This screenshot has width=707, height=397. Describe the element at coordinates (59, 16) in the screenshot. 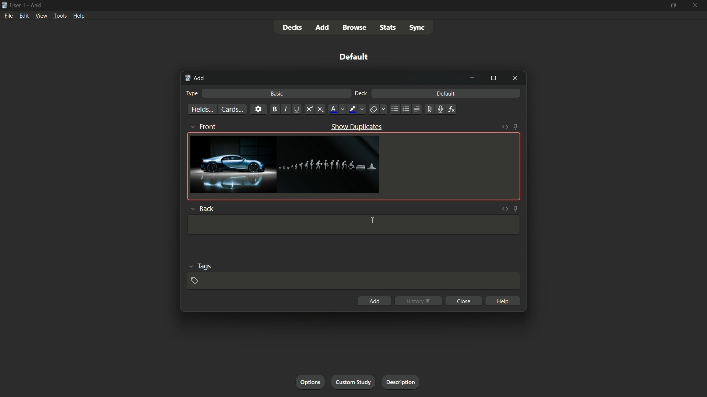

I see `tools menu` at that location.